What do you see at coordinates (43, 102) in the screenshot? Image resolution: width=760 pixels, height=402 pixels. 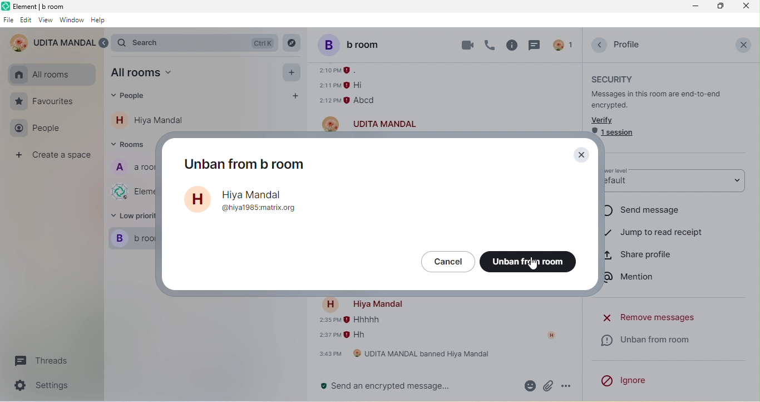 I see `favourites` at bounding box center [43, 102].